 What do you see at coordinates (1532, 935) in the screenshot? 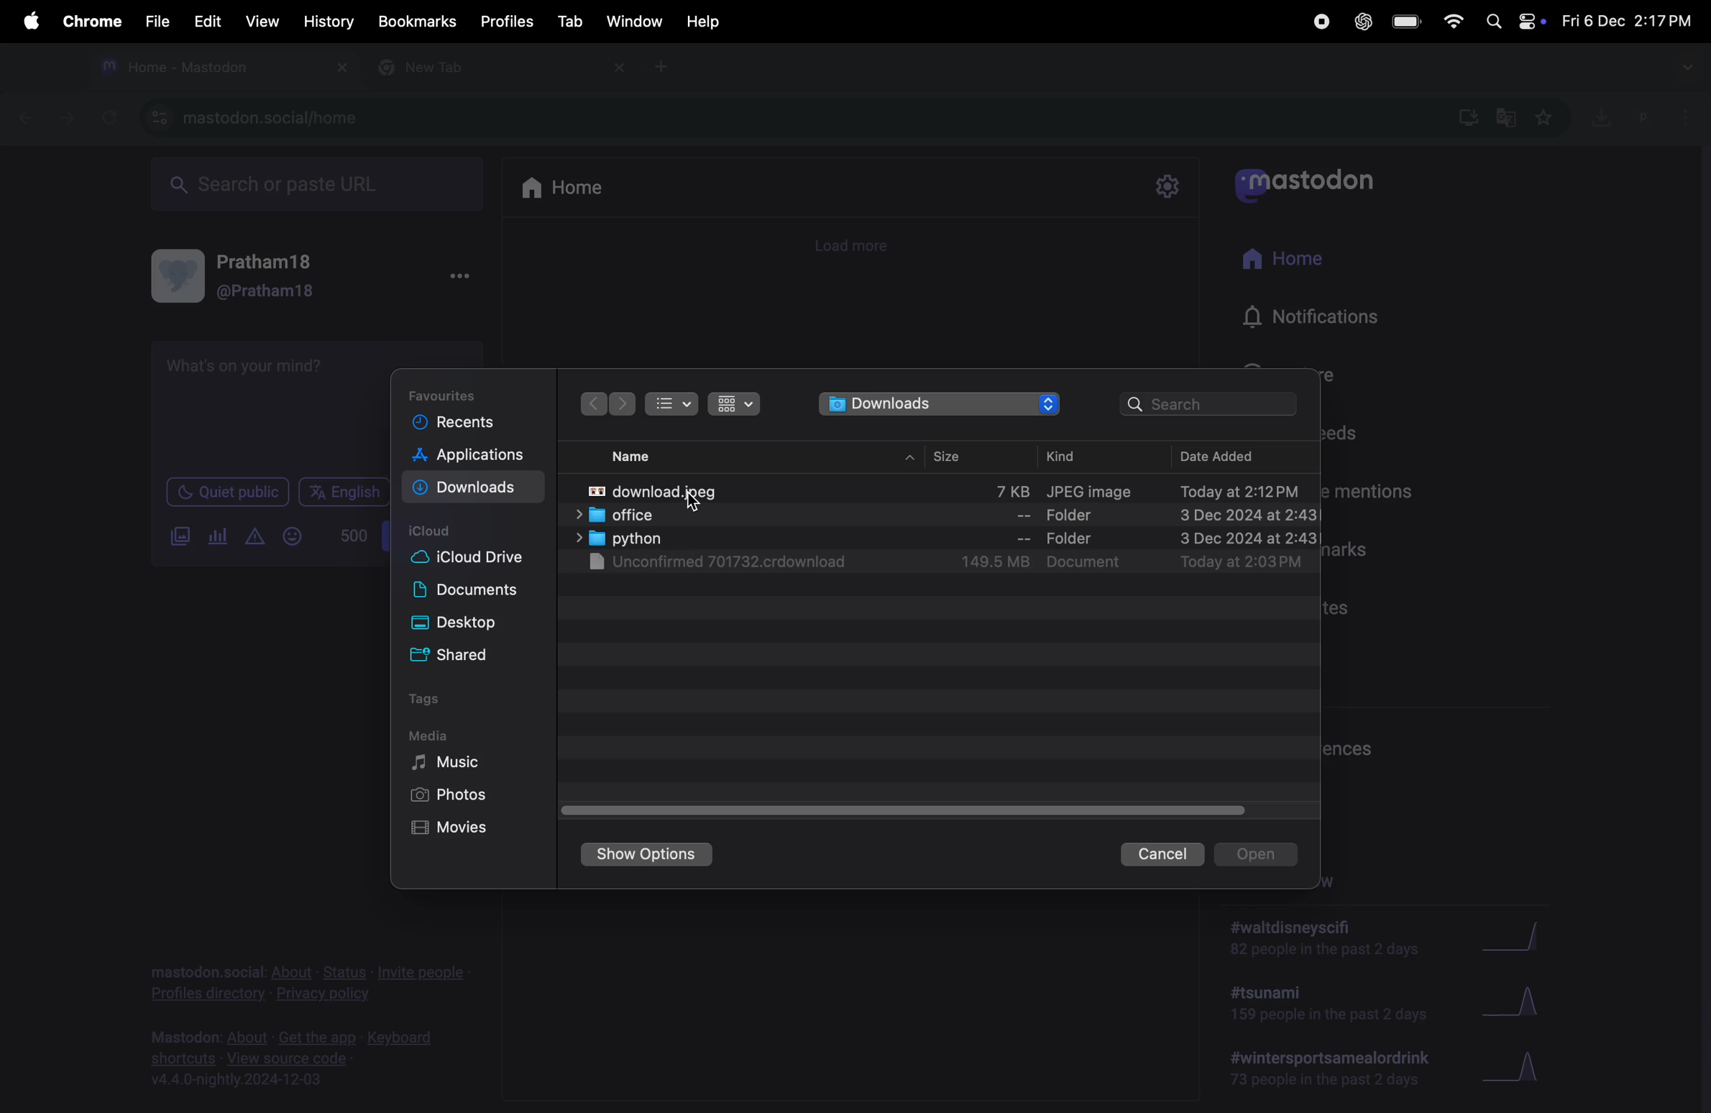
I see `Graph` at bounding box center [1532, 935].